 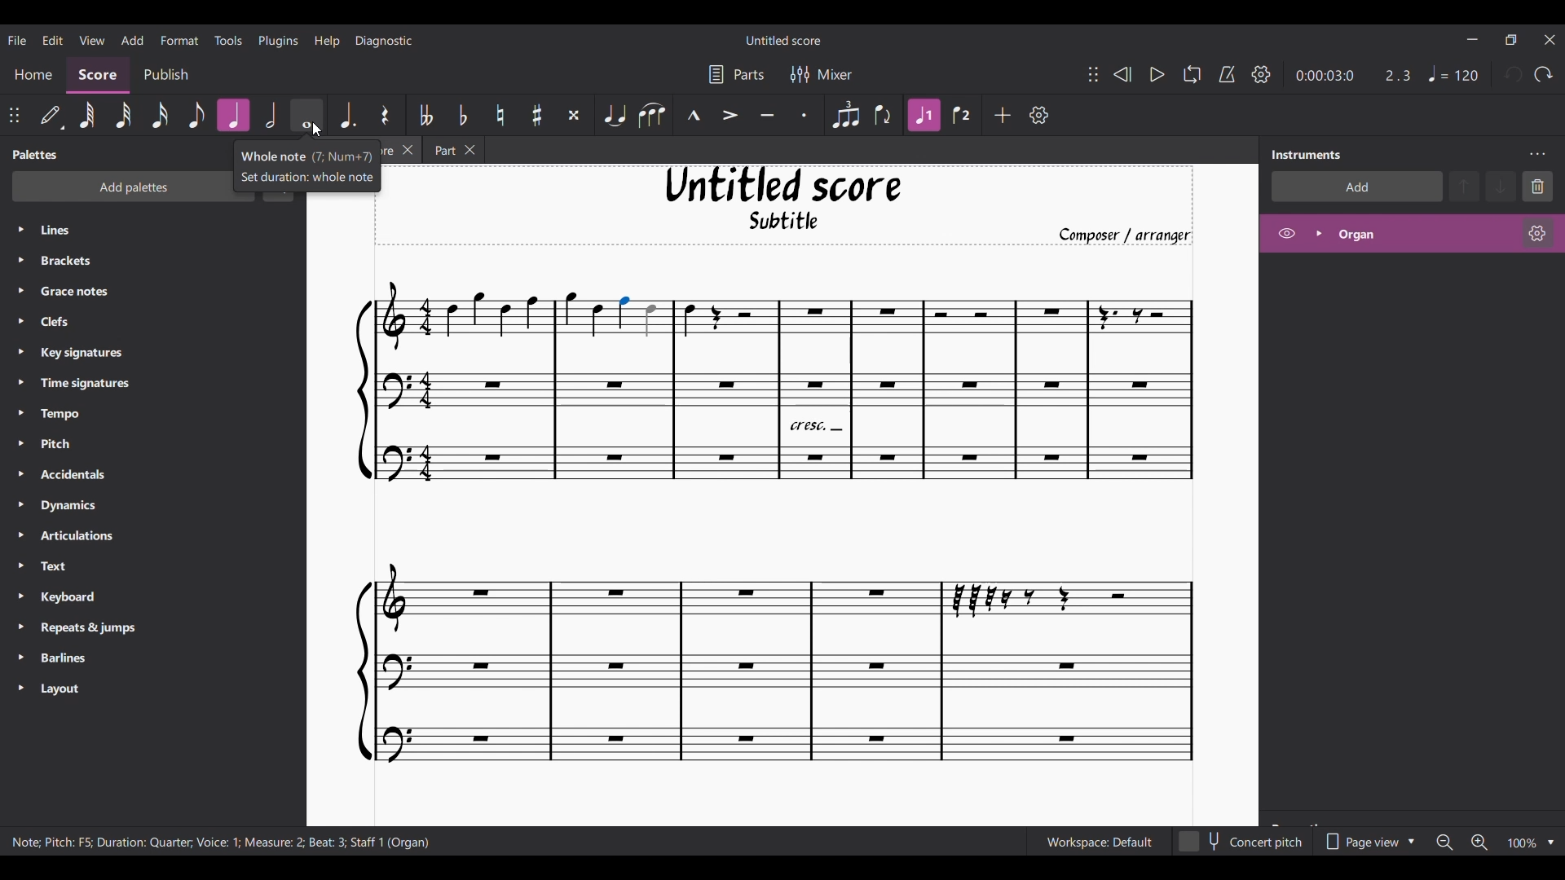 What do you see at coordinates (91, 39) in the screenshot?
I see `View menu` at bounding box center [91, 39].